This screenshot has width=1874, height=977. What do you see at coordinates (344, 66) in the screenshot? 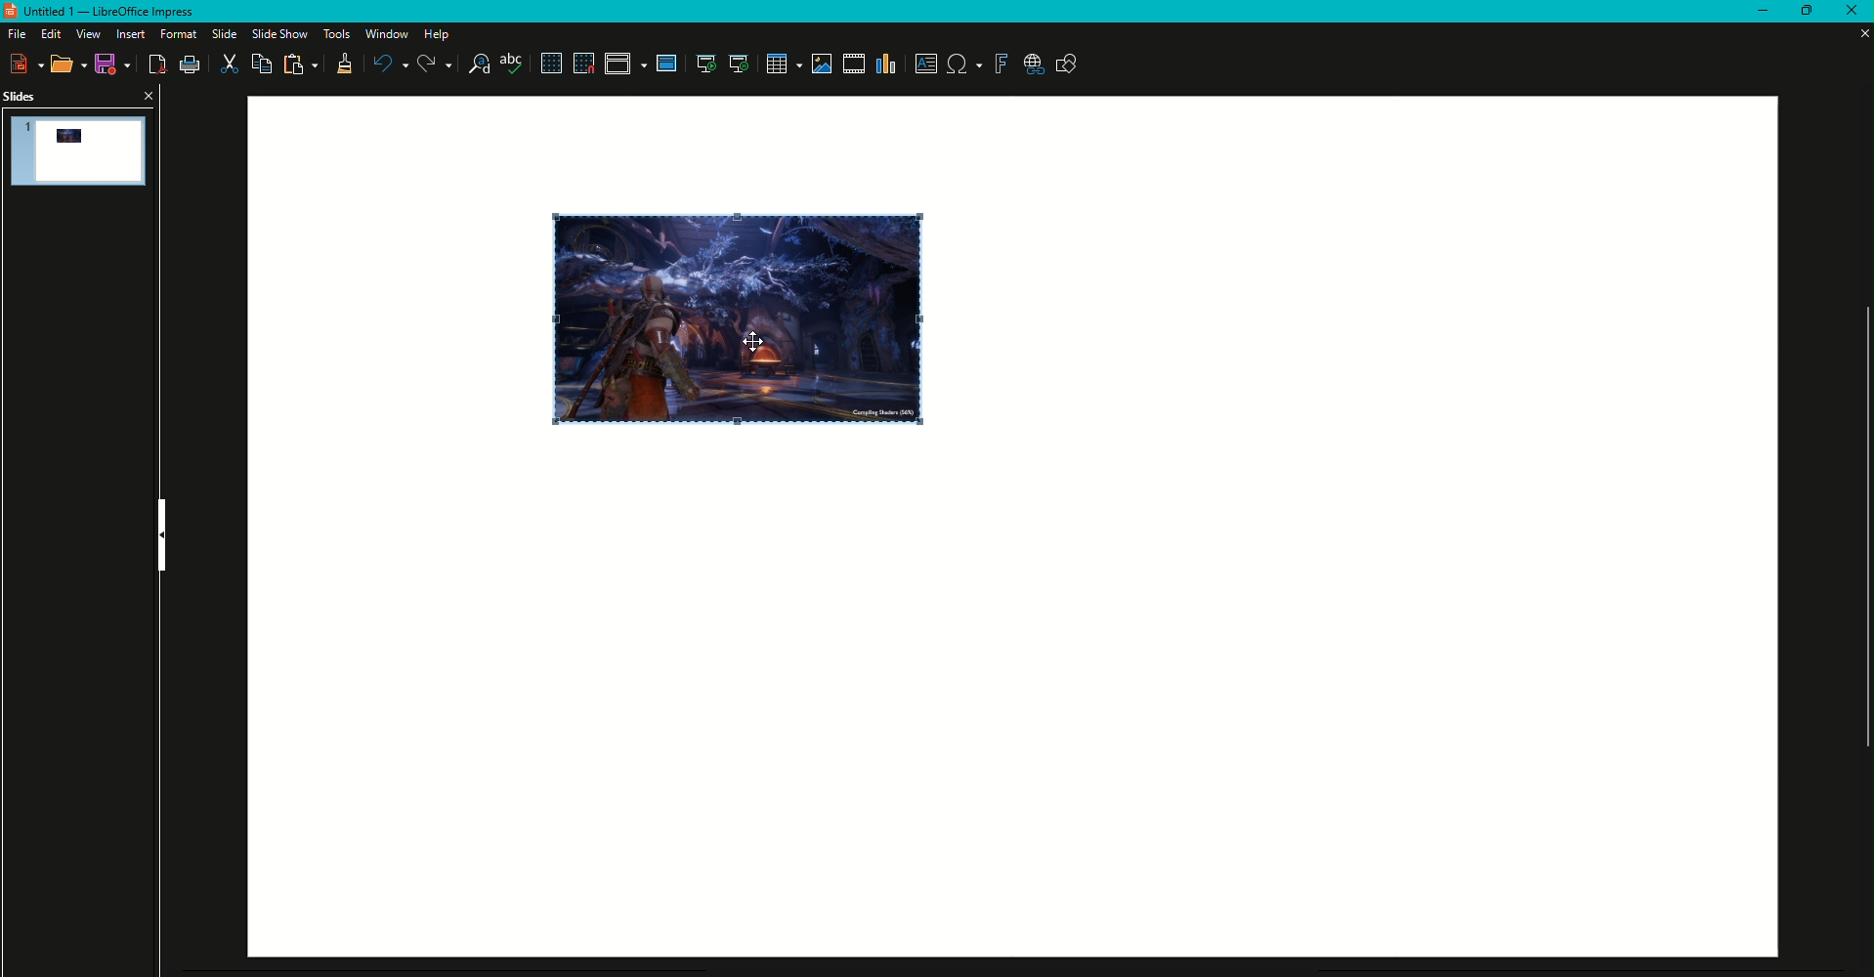
I see `Clone Formatting` at bounding box center [344, 66].